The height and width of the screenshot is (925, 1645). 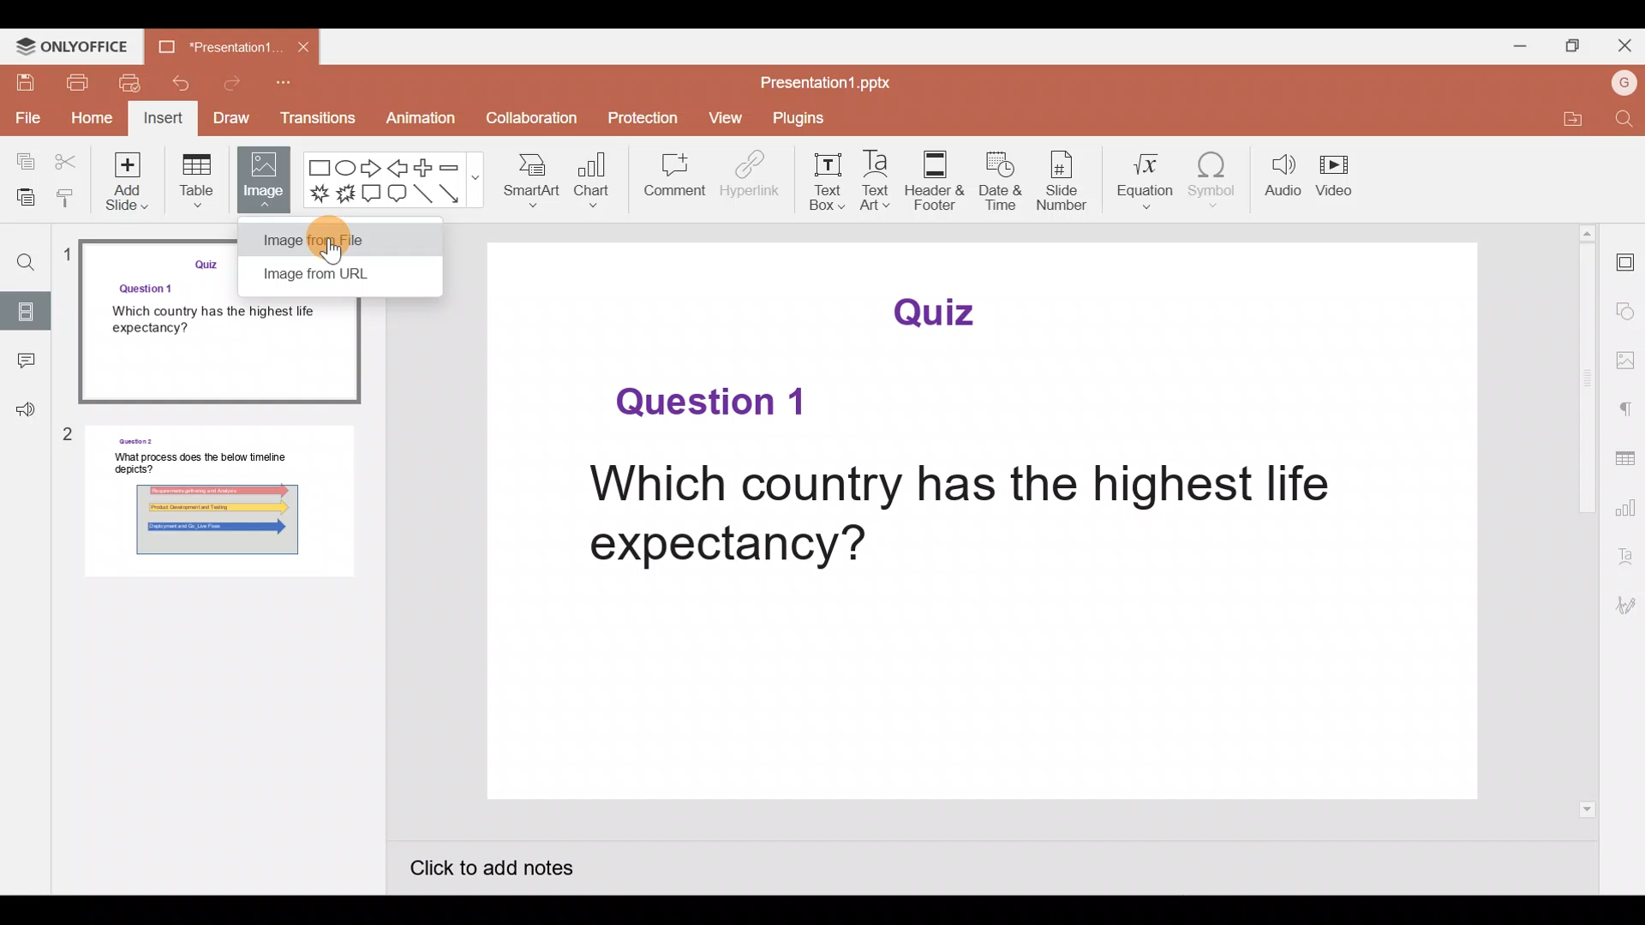 I want to click on Cursor on image from file, so click(x=344, y=236).